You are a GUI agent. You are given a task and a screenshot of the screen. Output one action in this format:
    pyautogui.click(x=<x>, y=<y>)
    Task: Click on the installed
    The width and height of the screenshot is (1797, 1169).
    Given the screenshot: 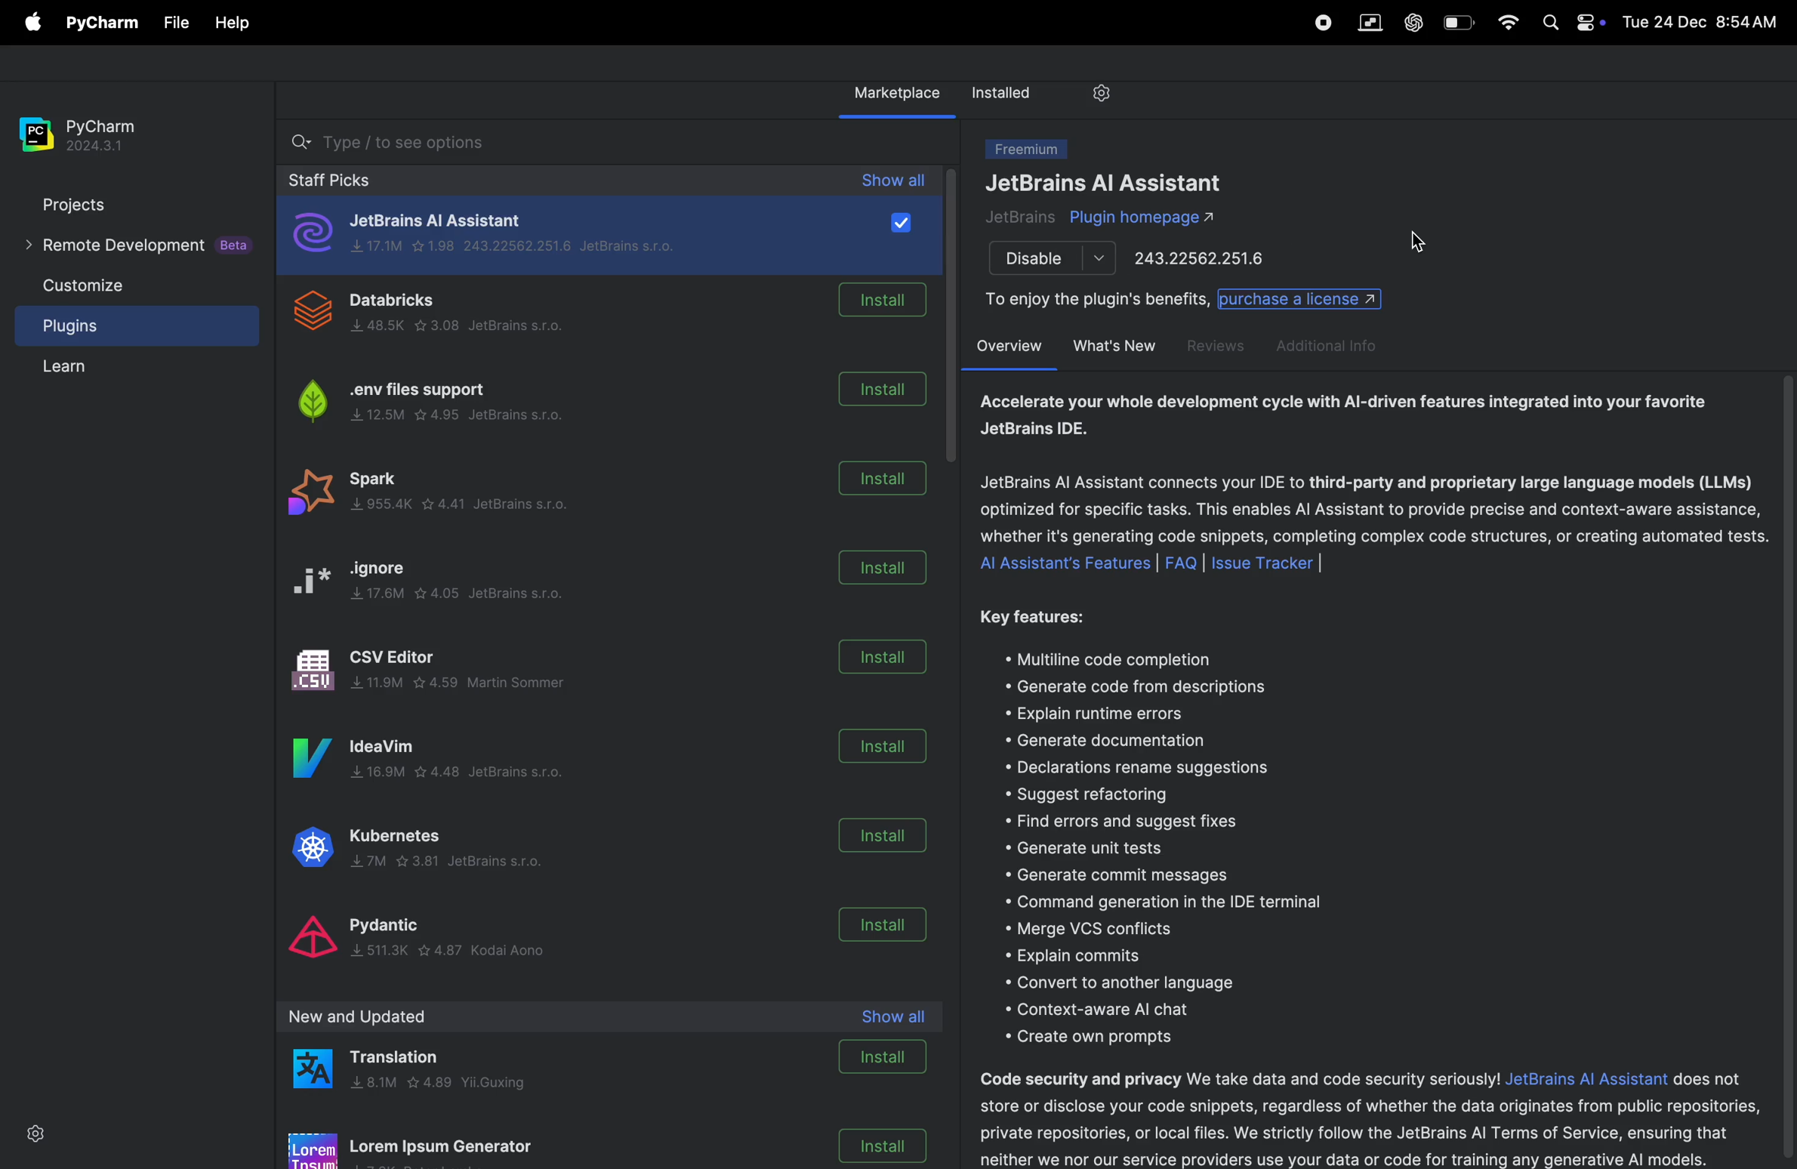 What is the action you would take?
    pyautogui.click(x=1008, y=93)
    